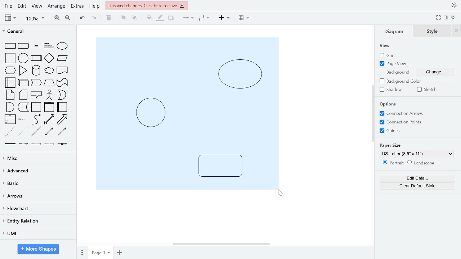 Image resolution: width=461 pixels, height=259 pixels. Describe the element at coordinates (394, 64) in the screenshot. I see `page view` at that location.